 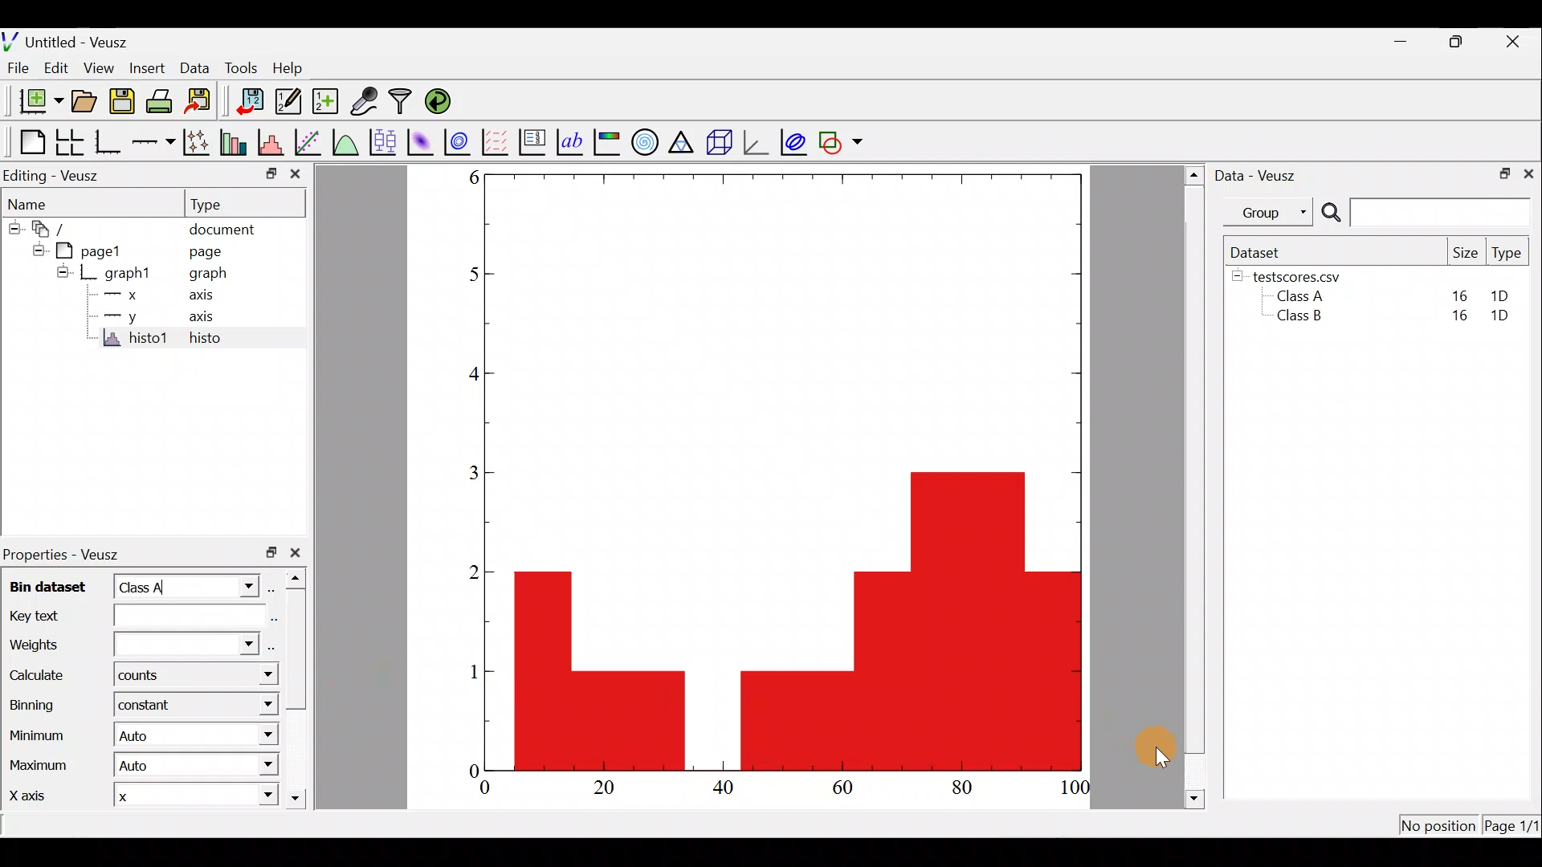 I want to click on Print the document, so click(x=160, y=100).